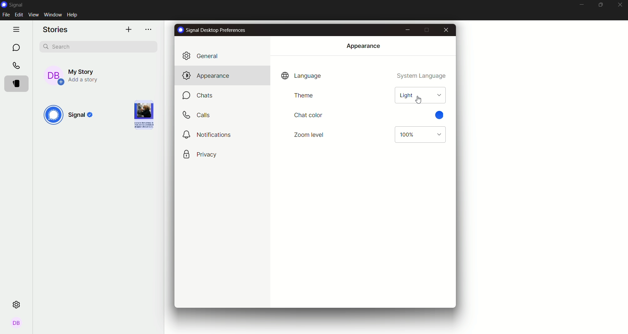  What do you see at coordinates (17, 66) in the screenshot?
I see `calls` at bounding box center [17, 66].